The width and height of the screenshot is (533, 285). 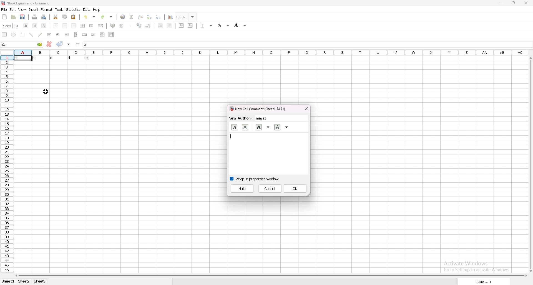 What do you see at coordinates (97, 10) in the screenshot?
I see `help` at bounding box center [97, 10].